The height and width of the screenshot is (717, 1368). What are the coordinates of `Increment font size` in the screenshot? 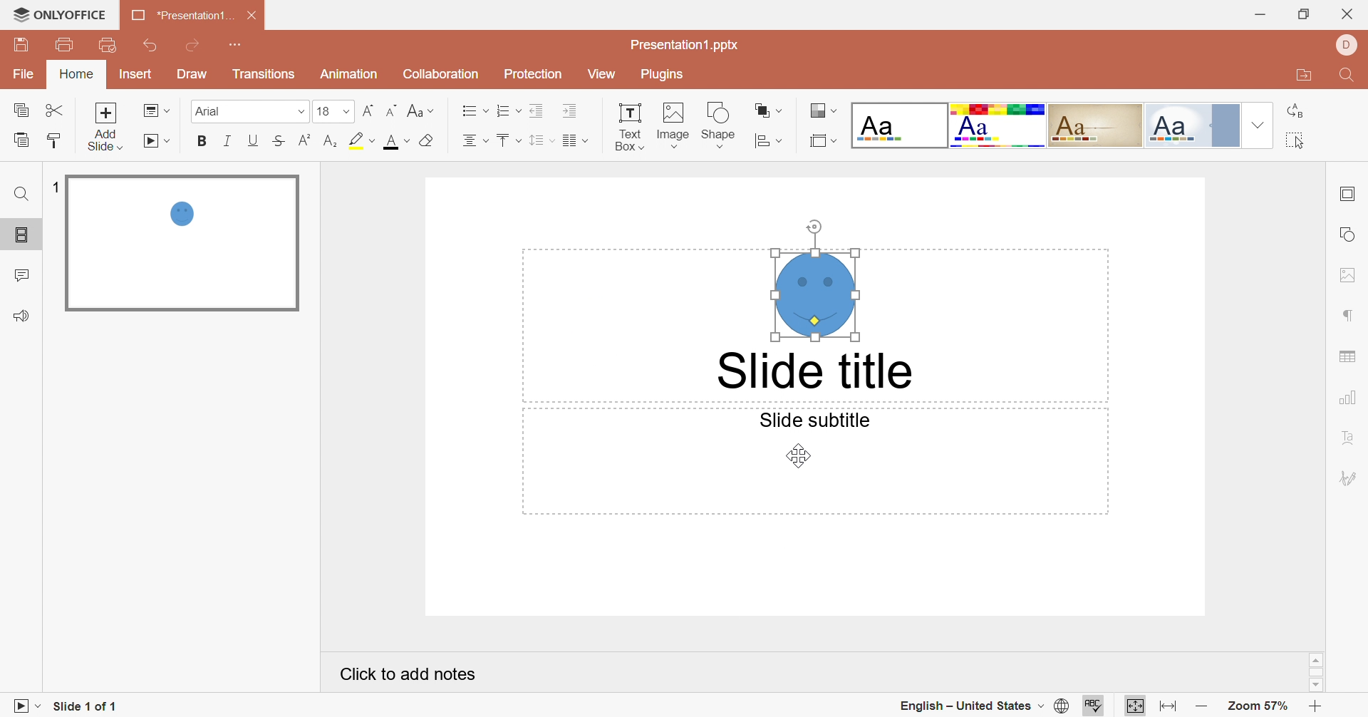 It's located at (365, 110).